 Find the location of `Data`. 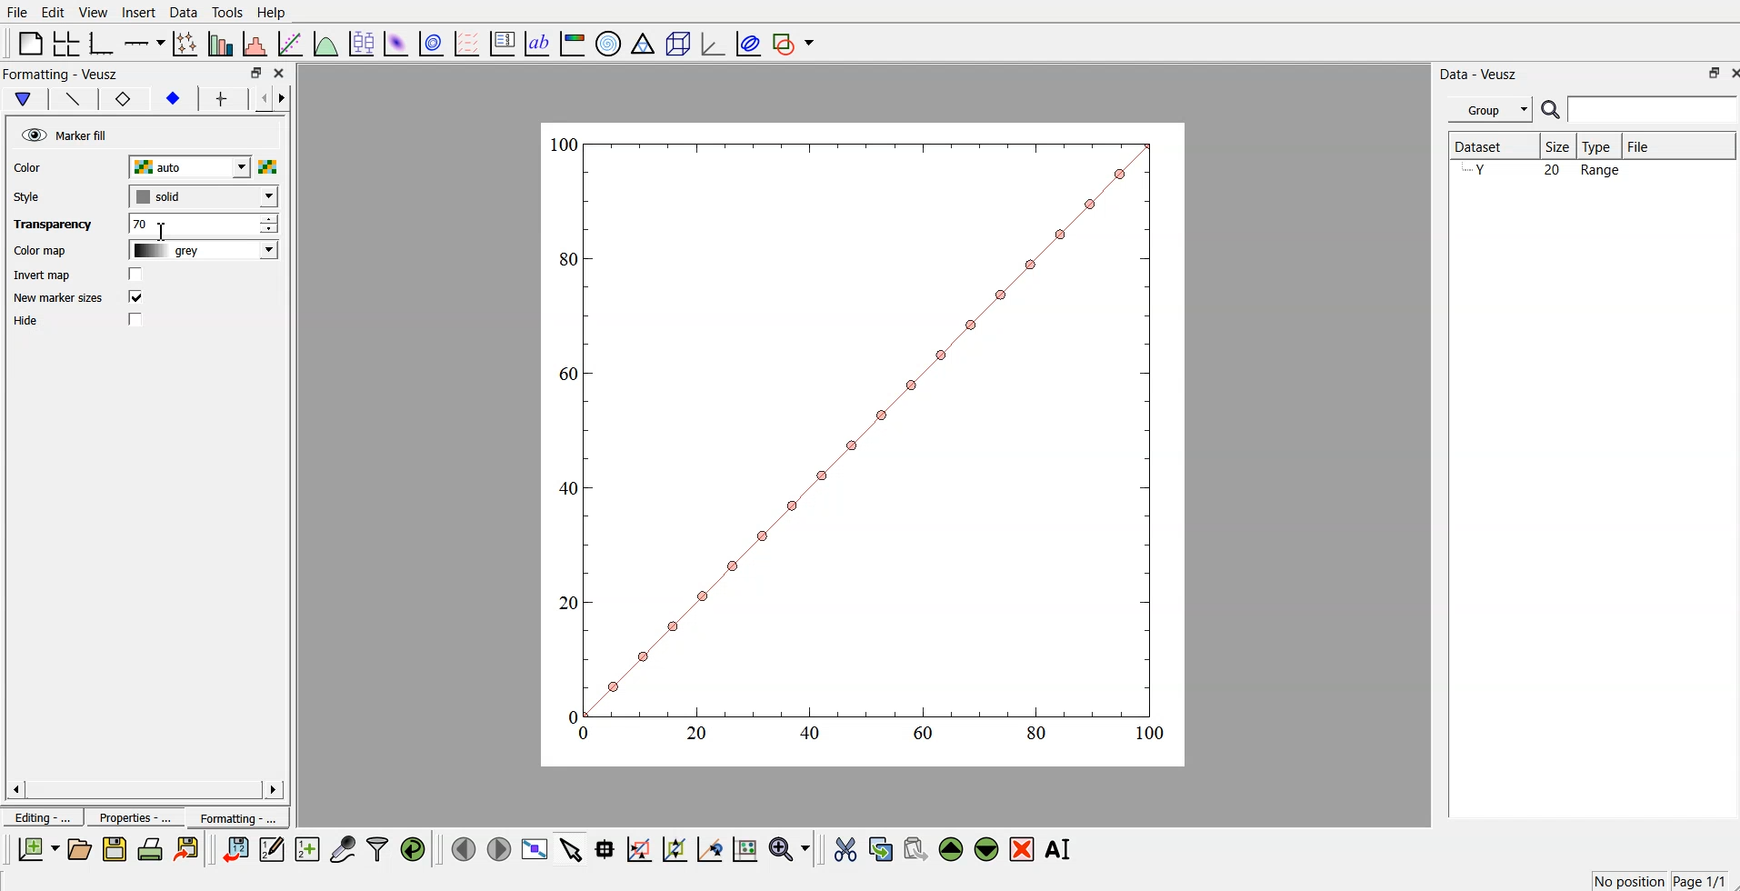

Data is located at coordinates (184, 12).